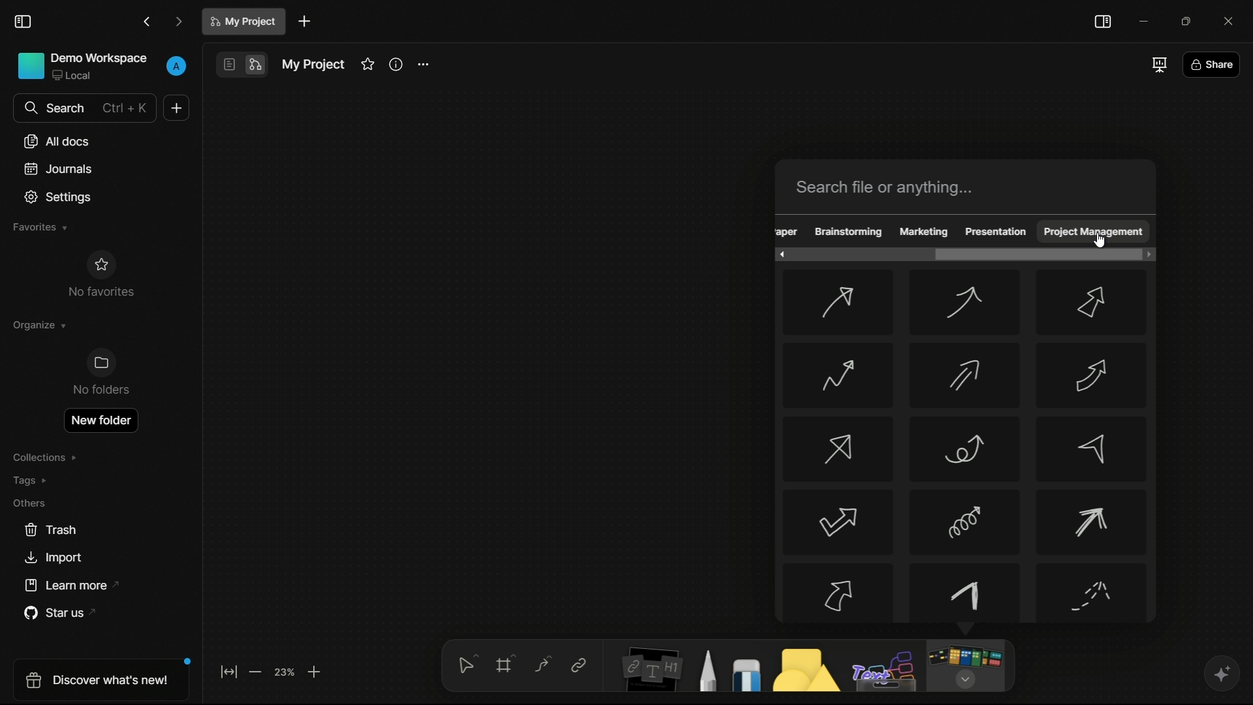 This screenshot has width=1253, height=705. What do you see at coordinates (706, 670) in the screenshot?
I see `pencil and pen` at bounding box center [706, 670].